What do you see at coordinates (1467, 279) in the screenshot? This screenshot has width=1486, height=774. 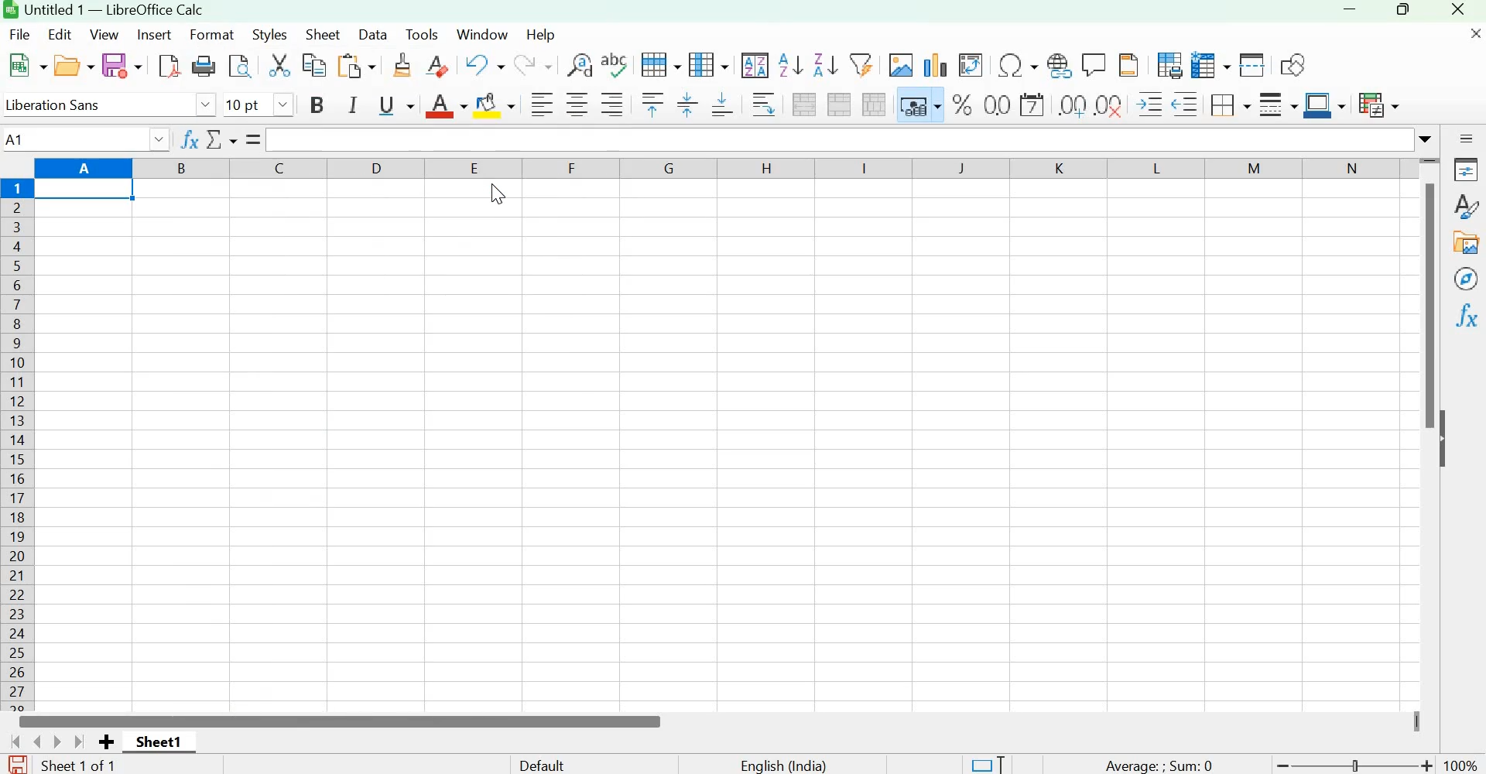 I see `Navigator` at bounding box center [1467, 279].